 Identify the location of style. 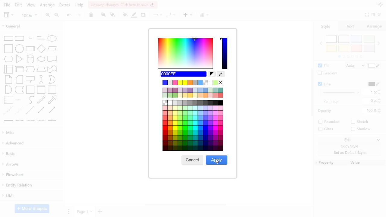
(326, 27).